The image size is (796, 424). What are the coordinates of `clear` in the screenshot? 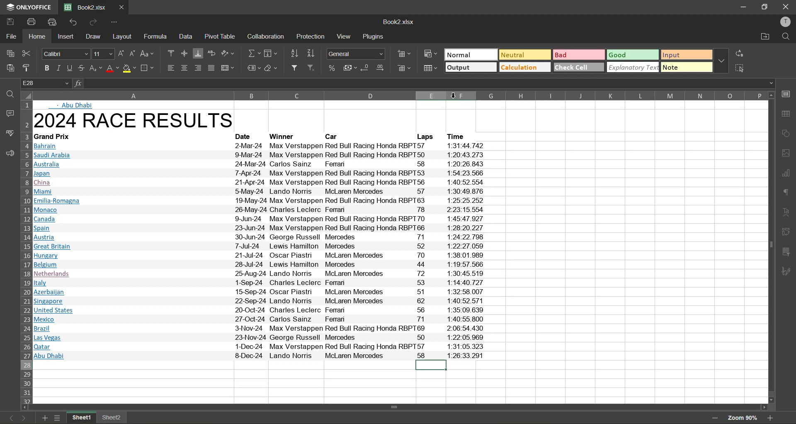 It's located at (272, 68).